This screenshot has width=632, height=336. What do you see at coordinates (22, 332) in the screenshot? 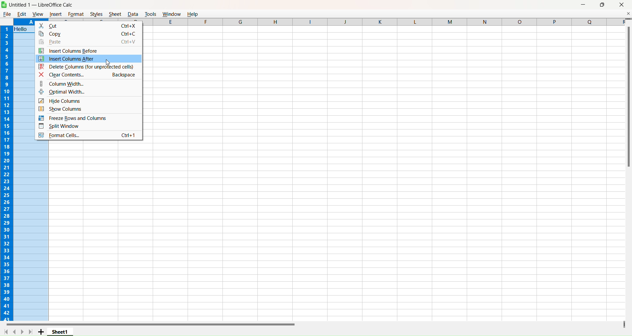
I see `Next Slide` at bounding box center [22, 332].